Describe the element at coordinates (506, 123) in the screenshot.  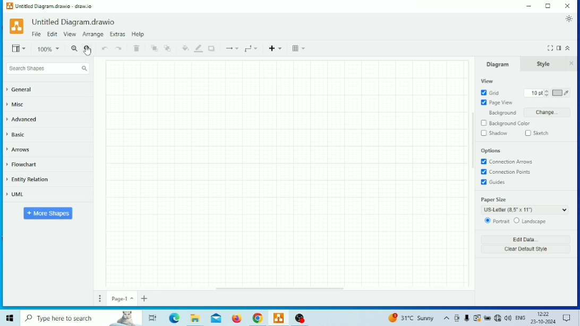
I see `Background Color` at that location.